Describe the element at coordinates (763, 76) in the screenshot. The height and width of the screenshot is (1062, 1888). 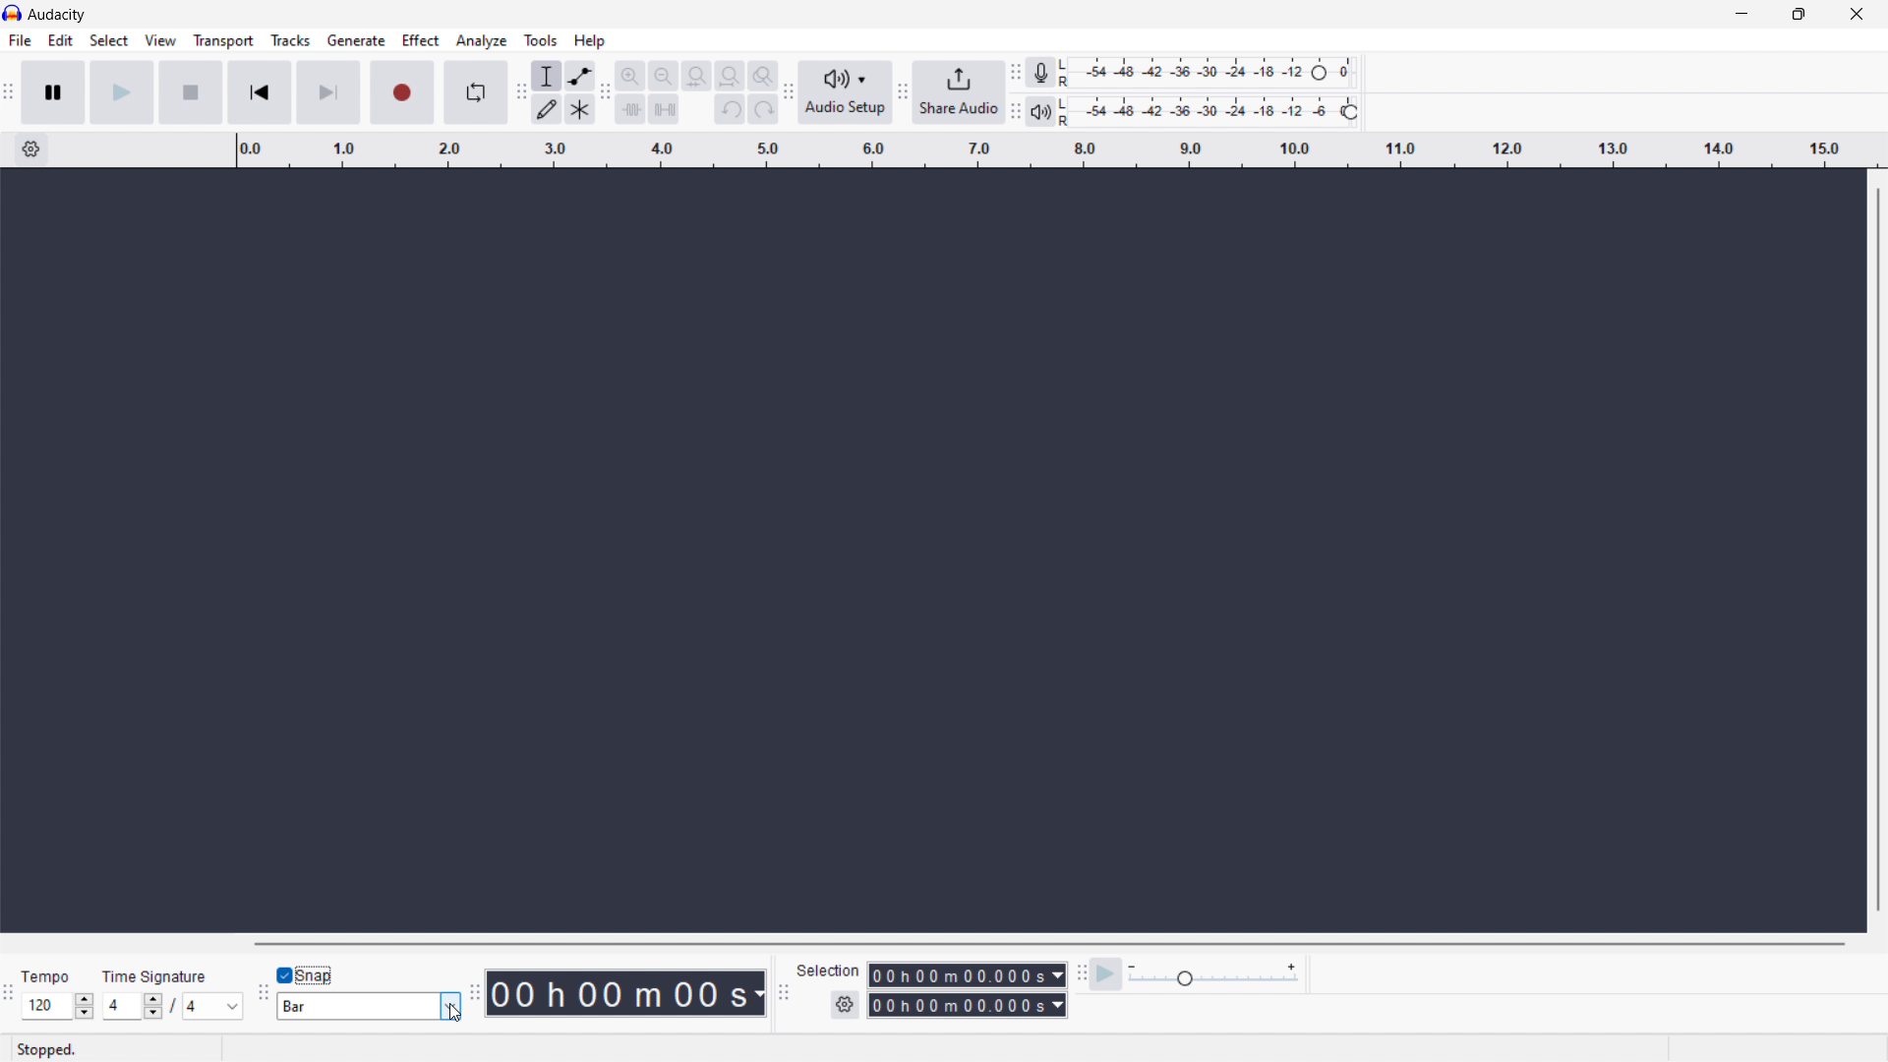
I see `toggle zoom` at that location.